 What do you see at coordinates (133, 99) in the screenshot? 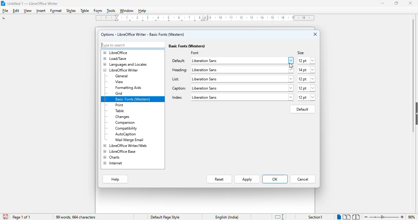
I see `basic fonts (western)` at bounding box center [133, 99].